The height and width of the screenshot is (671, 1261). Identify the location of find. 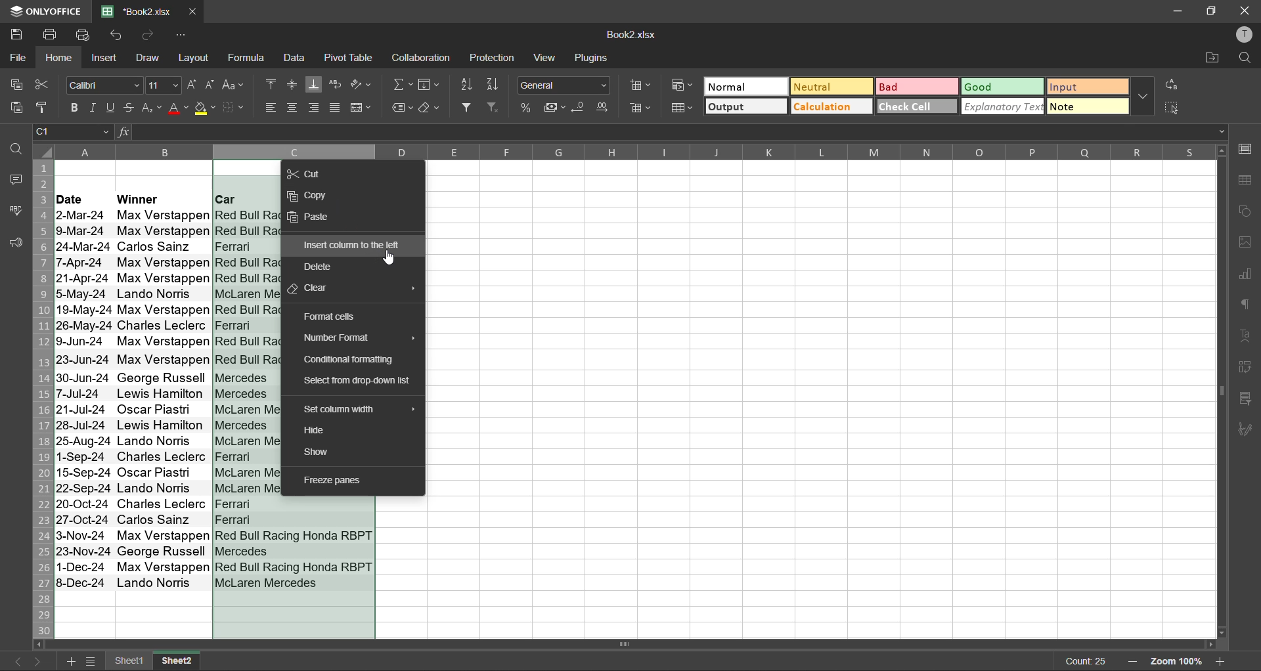
(1245, 59).